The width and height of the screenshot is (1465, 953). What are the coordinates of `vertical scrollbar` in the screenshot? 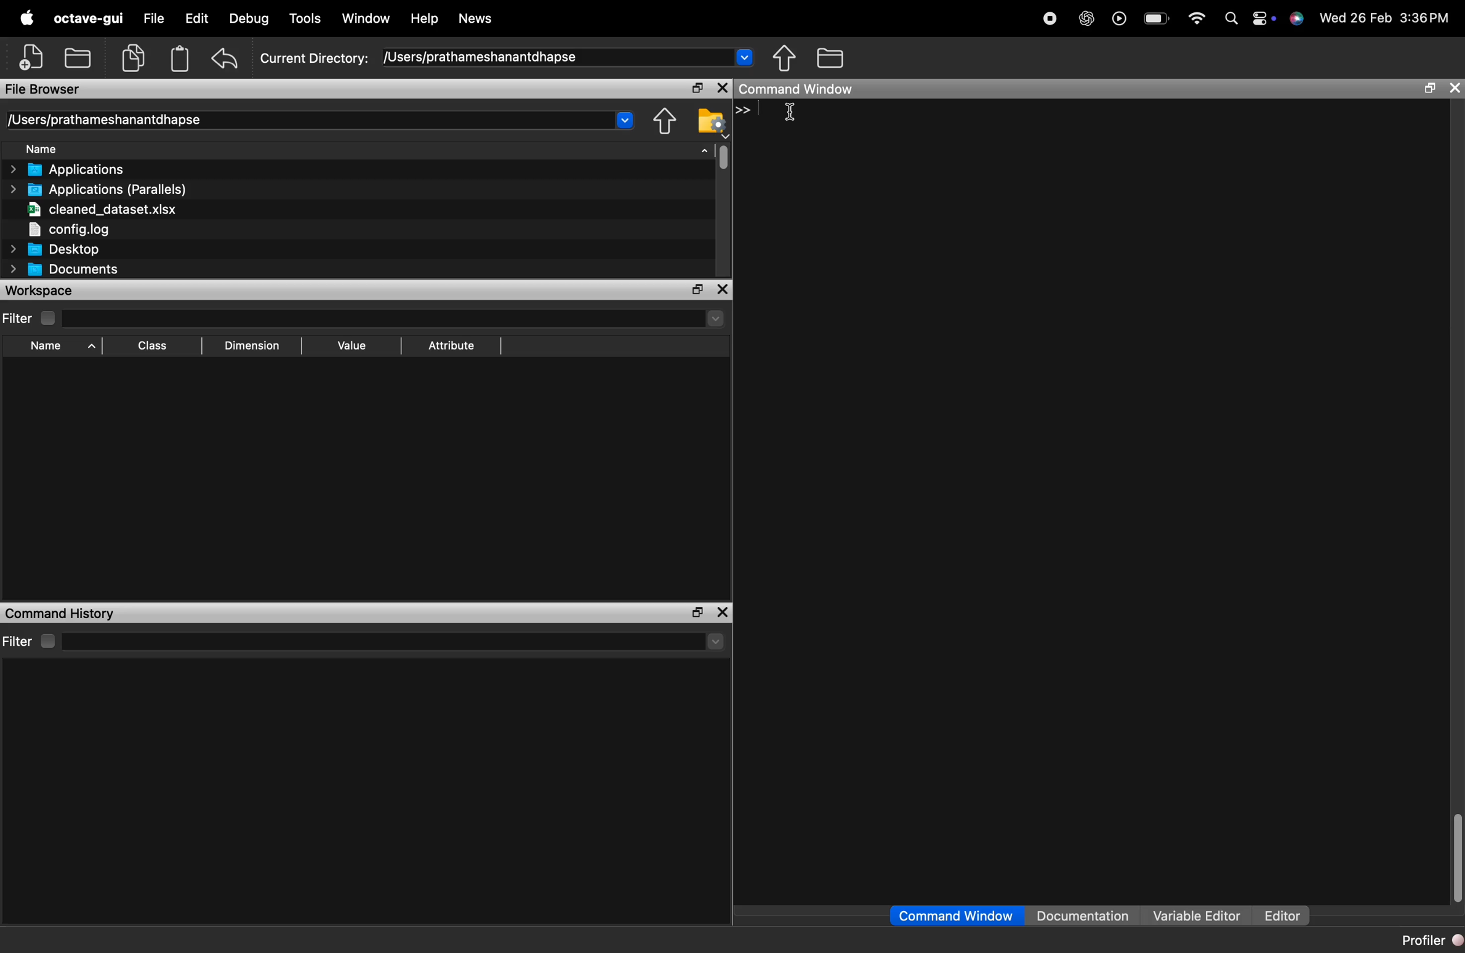 It's located at (1456, 858).